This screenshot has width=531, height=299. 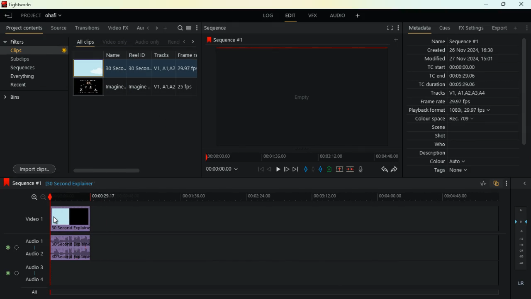 What do you see at coordinates (395, 41) in the screenshot?
I see `add` at bounding box center [395, 41].